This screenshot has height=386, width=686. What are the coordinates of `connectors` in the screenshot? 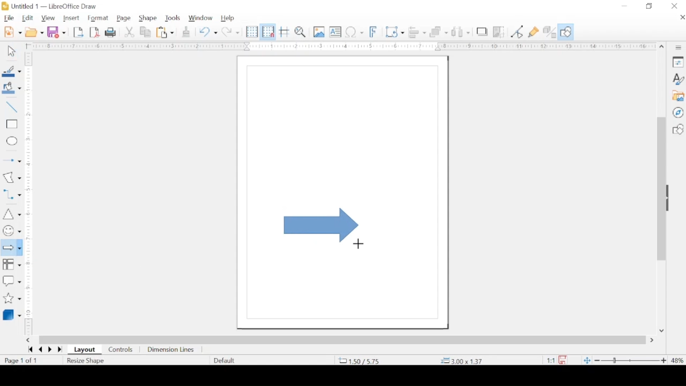 It's located at (12, 194).